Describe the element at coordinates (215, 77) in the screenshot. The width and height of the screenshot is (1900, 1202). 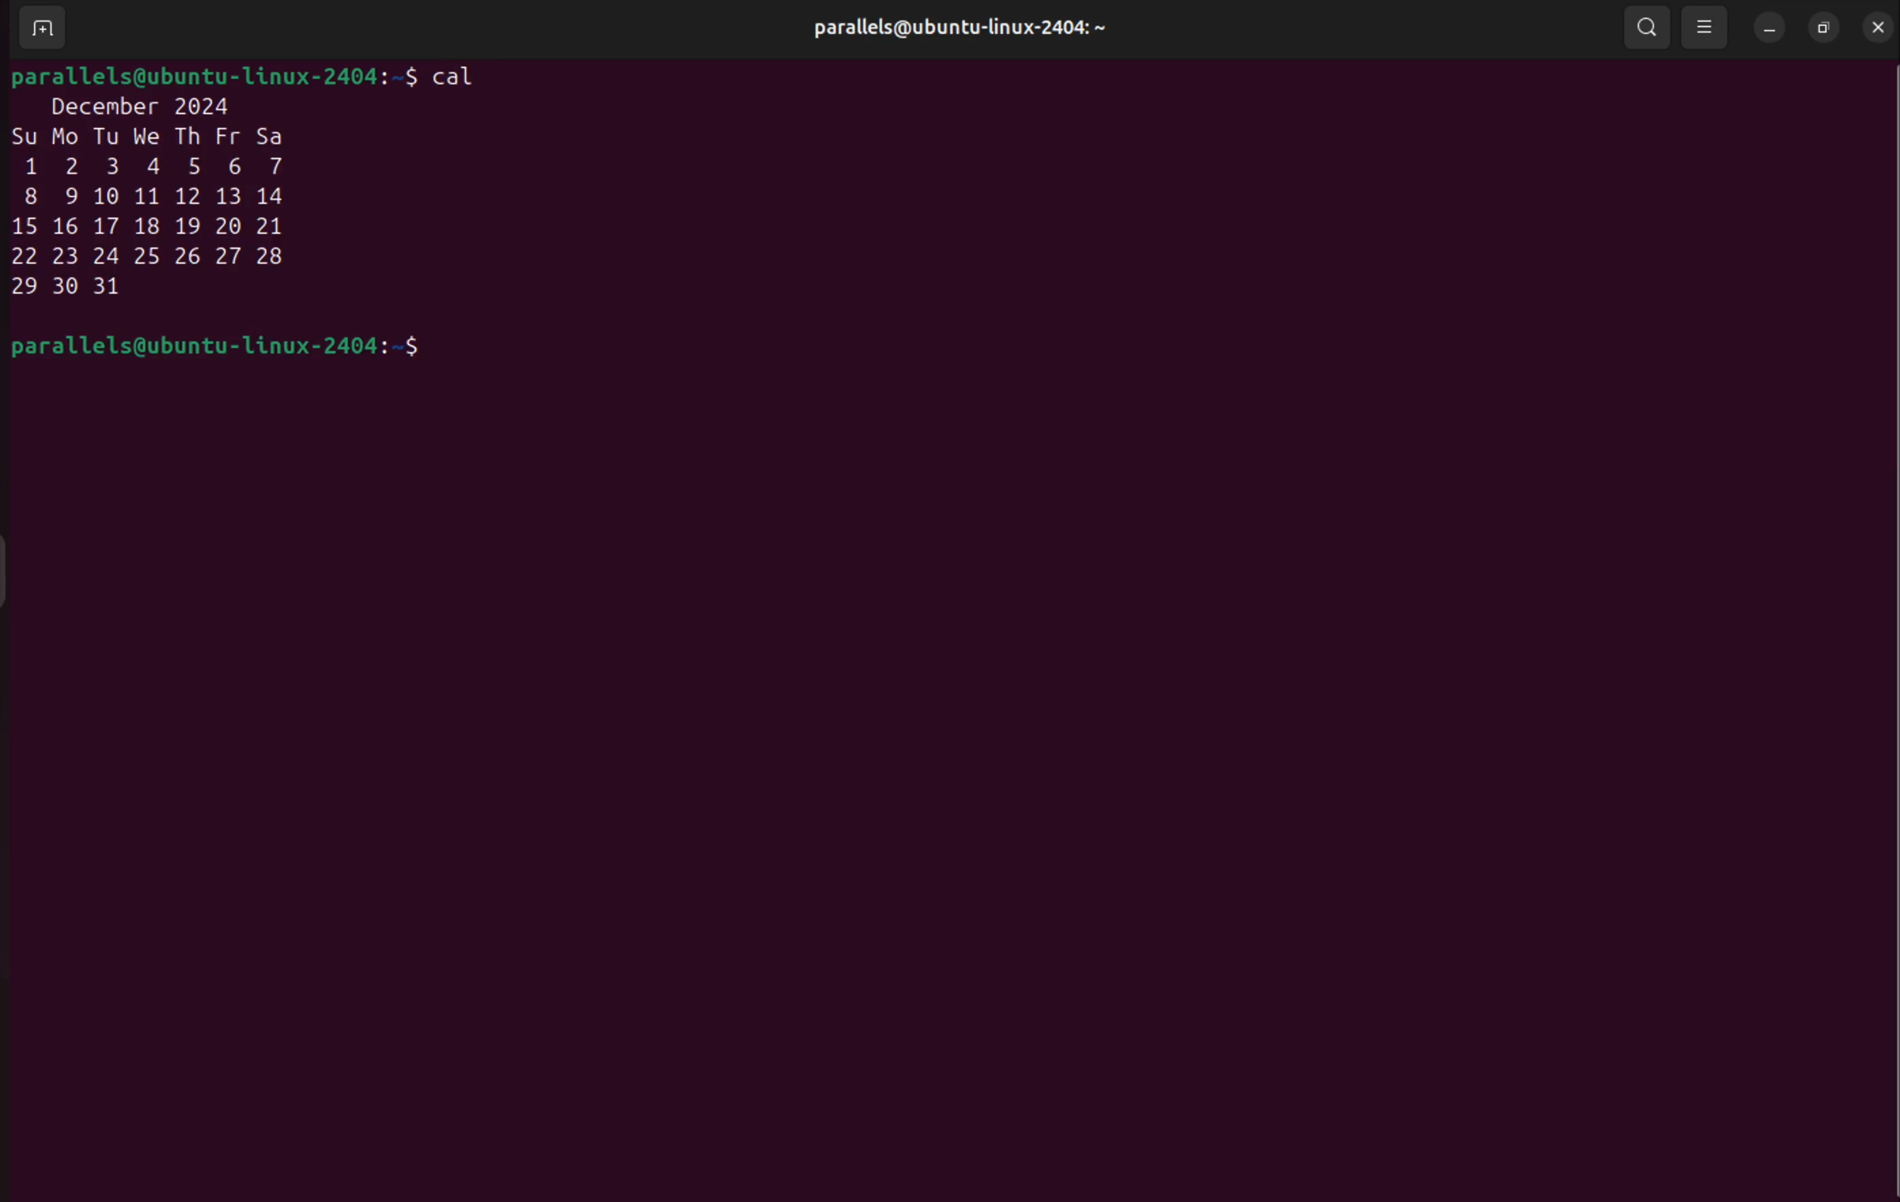
I see `parallels@ubuntu-1linux-2404:-$` at that location.